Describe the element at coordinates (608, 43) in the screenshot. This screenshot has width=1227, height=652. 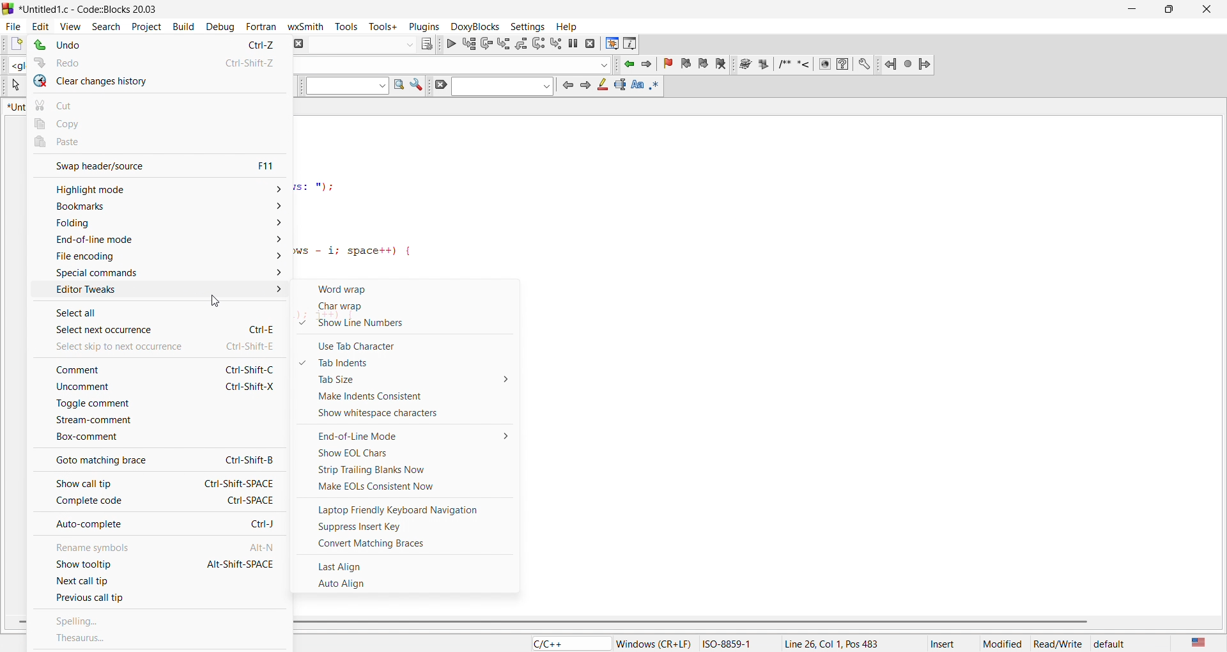
I see `debugging window` at that location.